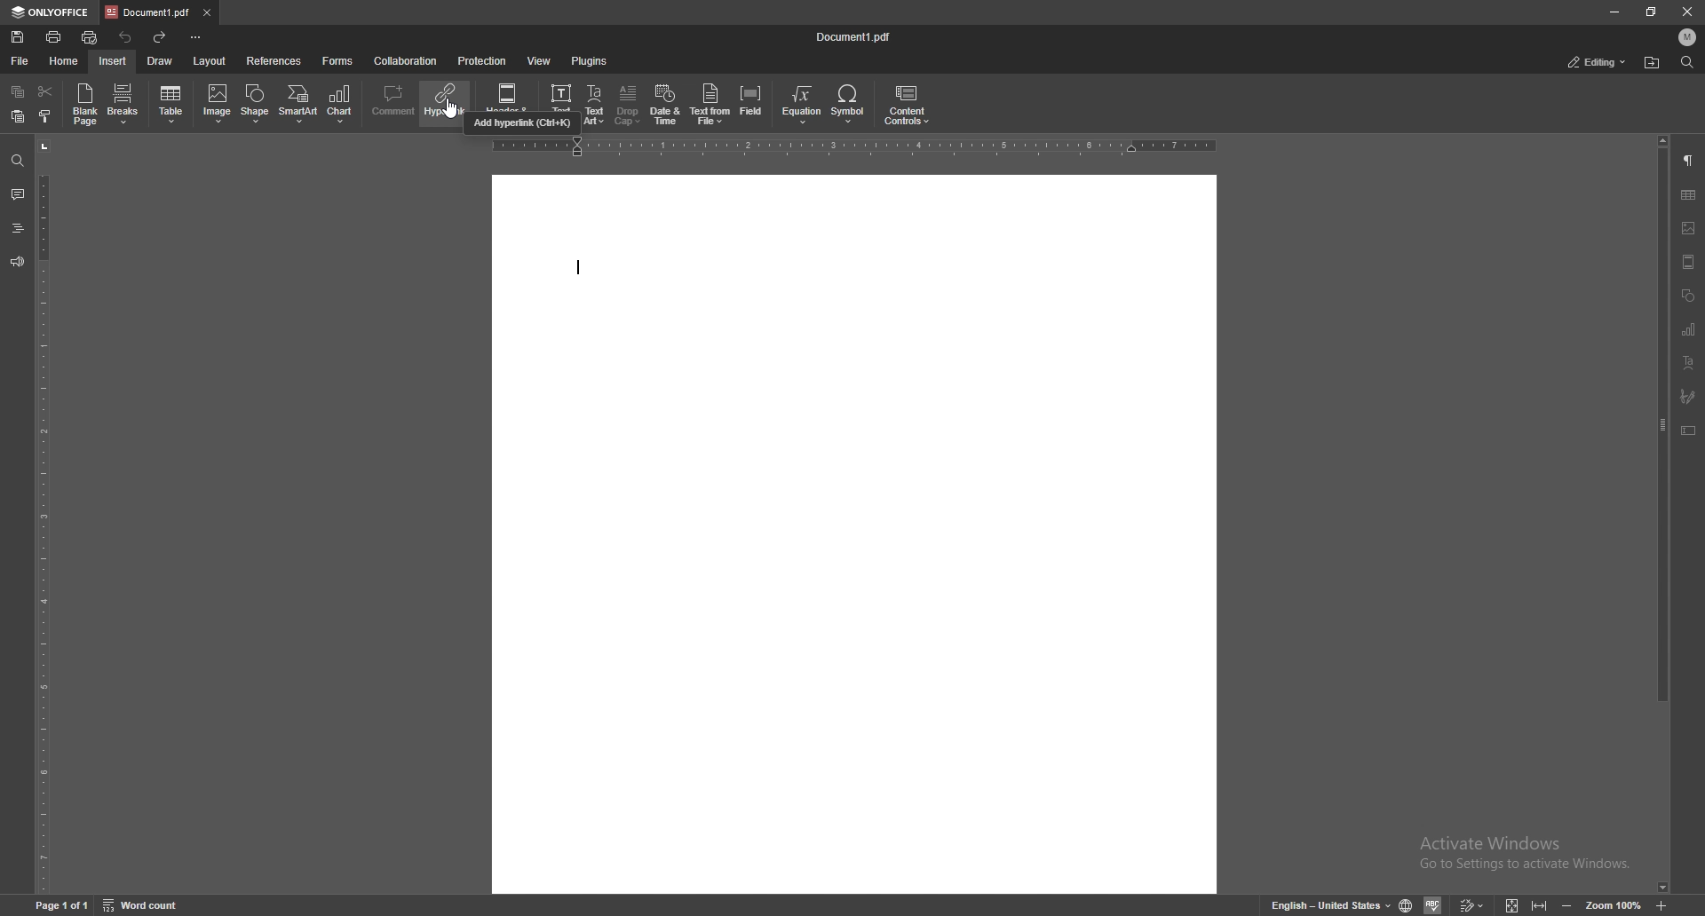 The height and width of the screenshot is (916, 1705). Describe the element at coordinates (539, 61) in the screenshot. I see `view` at that location.